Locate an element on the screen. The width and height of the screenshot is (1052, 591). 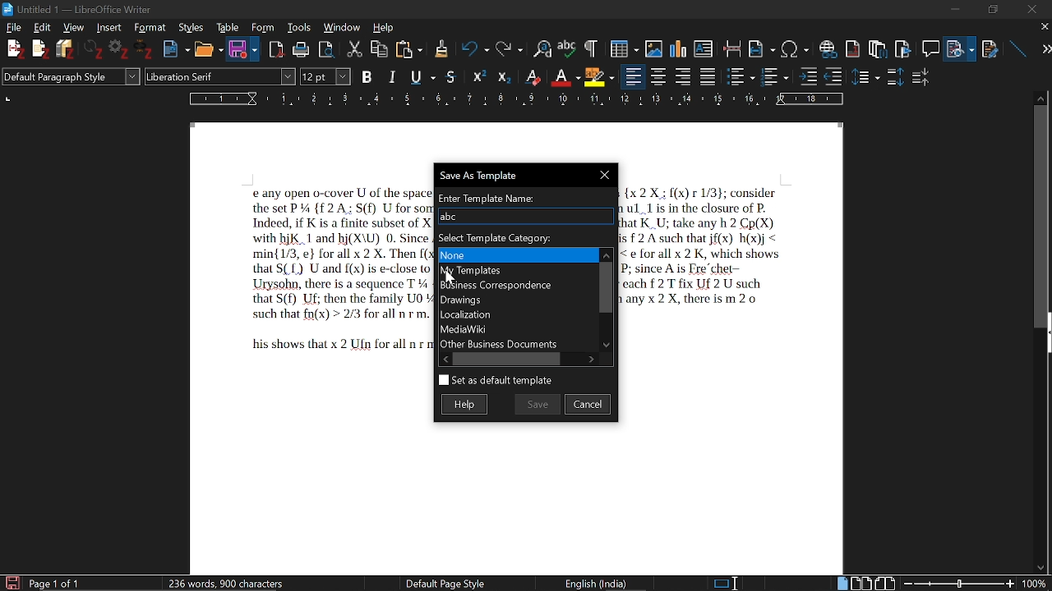
View is located at coordinates (72, 27).